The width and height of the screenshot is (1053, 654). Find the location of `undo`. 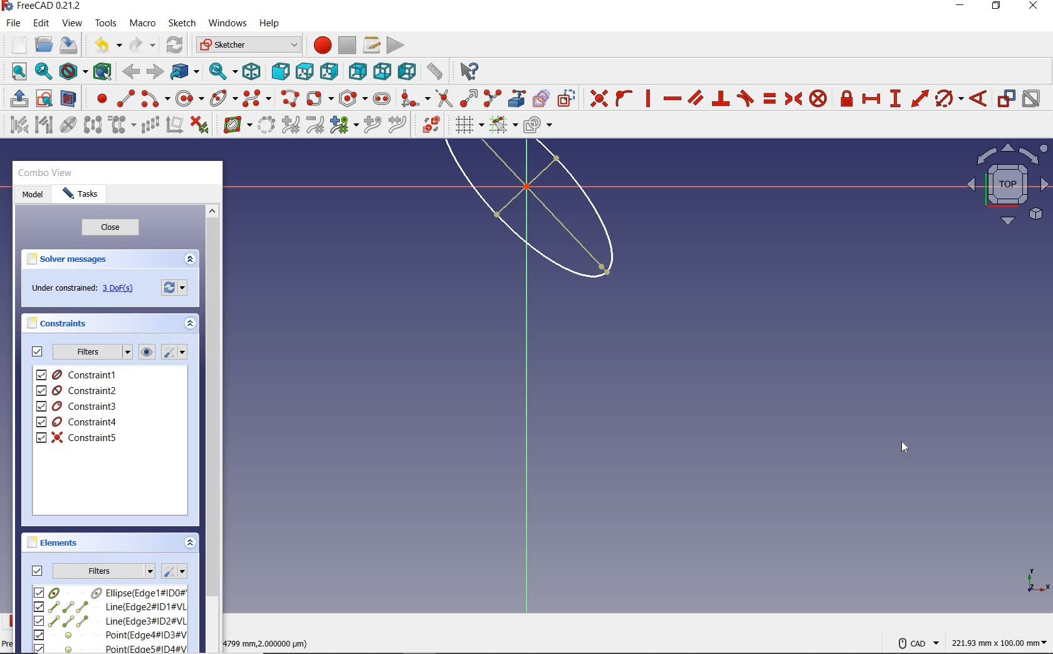

undo is located at coordinates (105, 45).